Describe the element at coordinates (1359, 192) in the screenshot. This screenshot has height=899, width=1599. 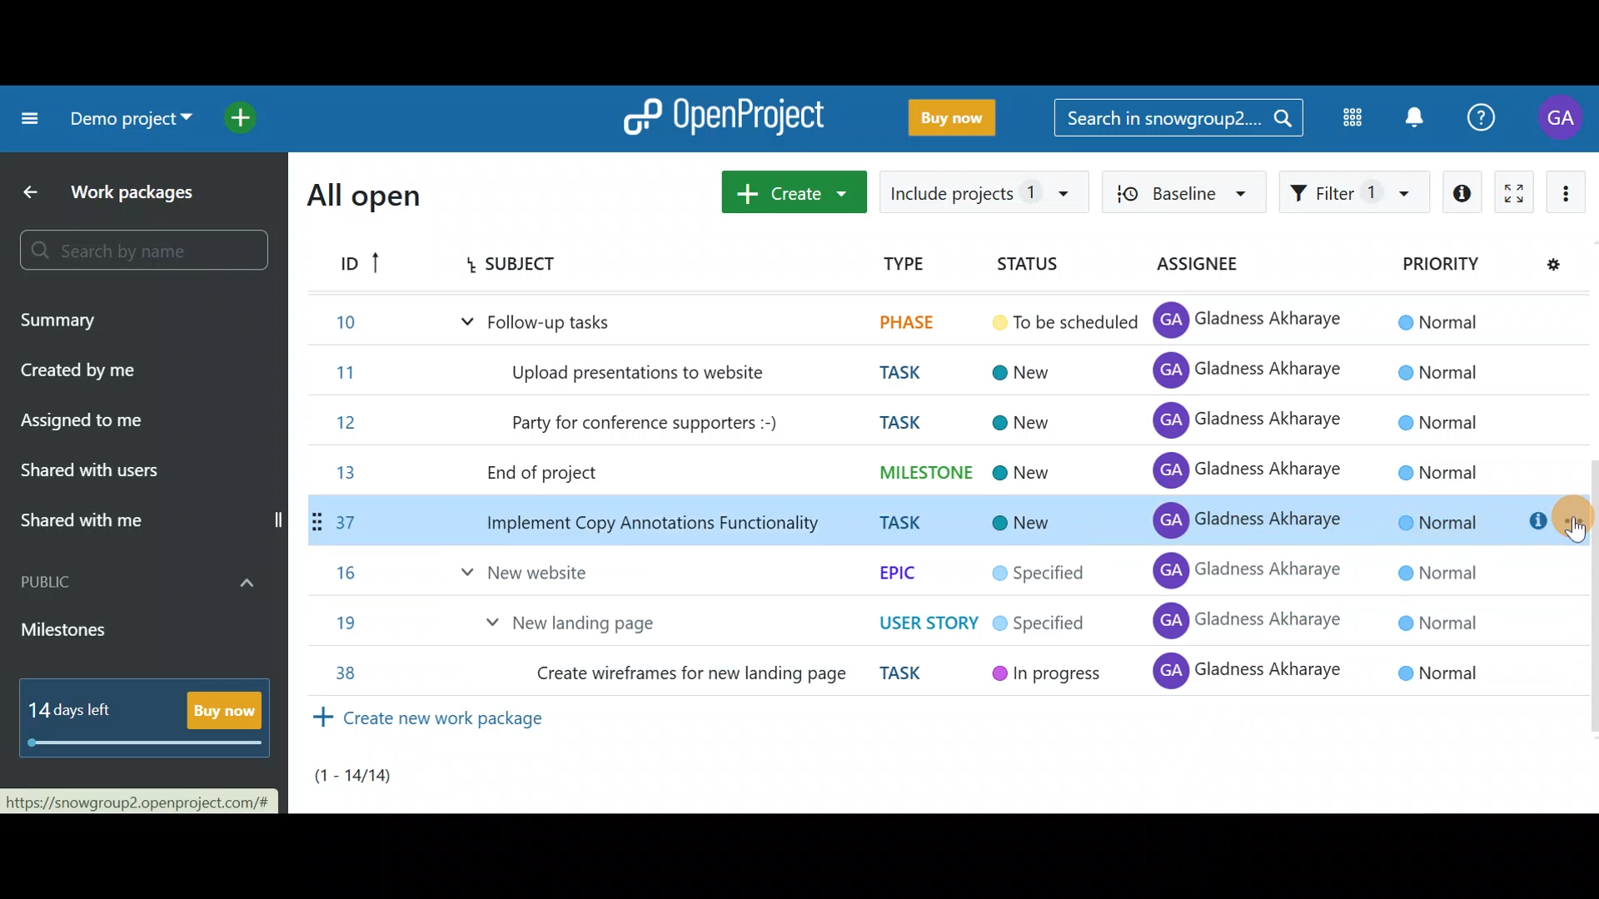
I see `Filter work packages` at that location.